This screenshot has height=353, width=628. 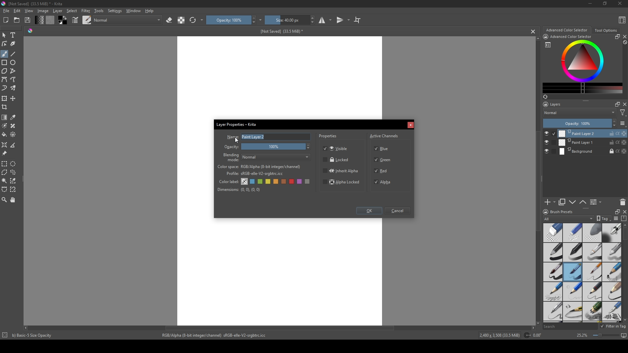 I want to click on up or down, so click(x=583, y=202).